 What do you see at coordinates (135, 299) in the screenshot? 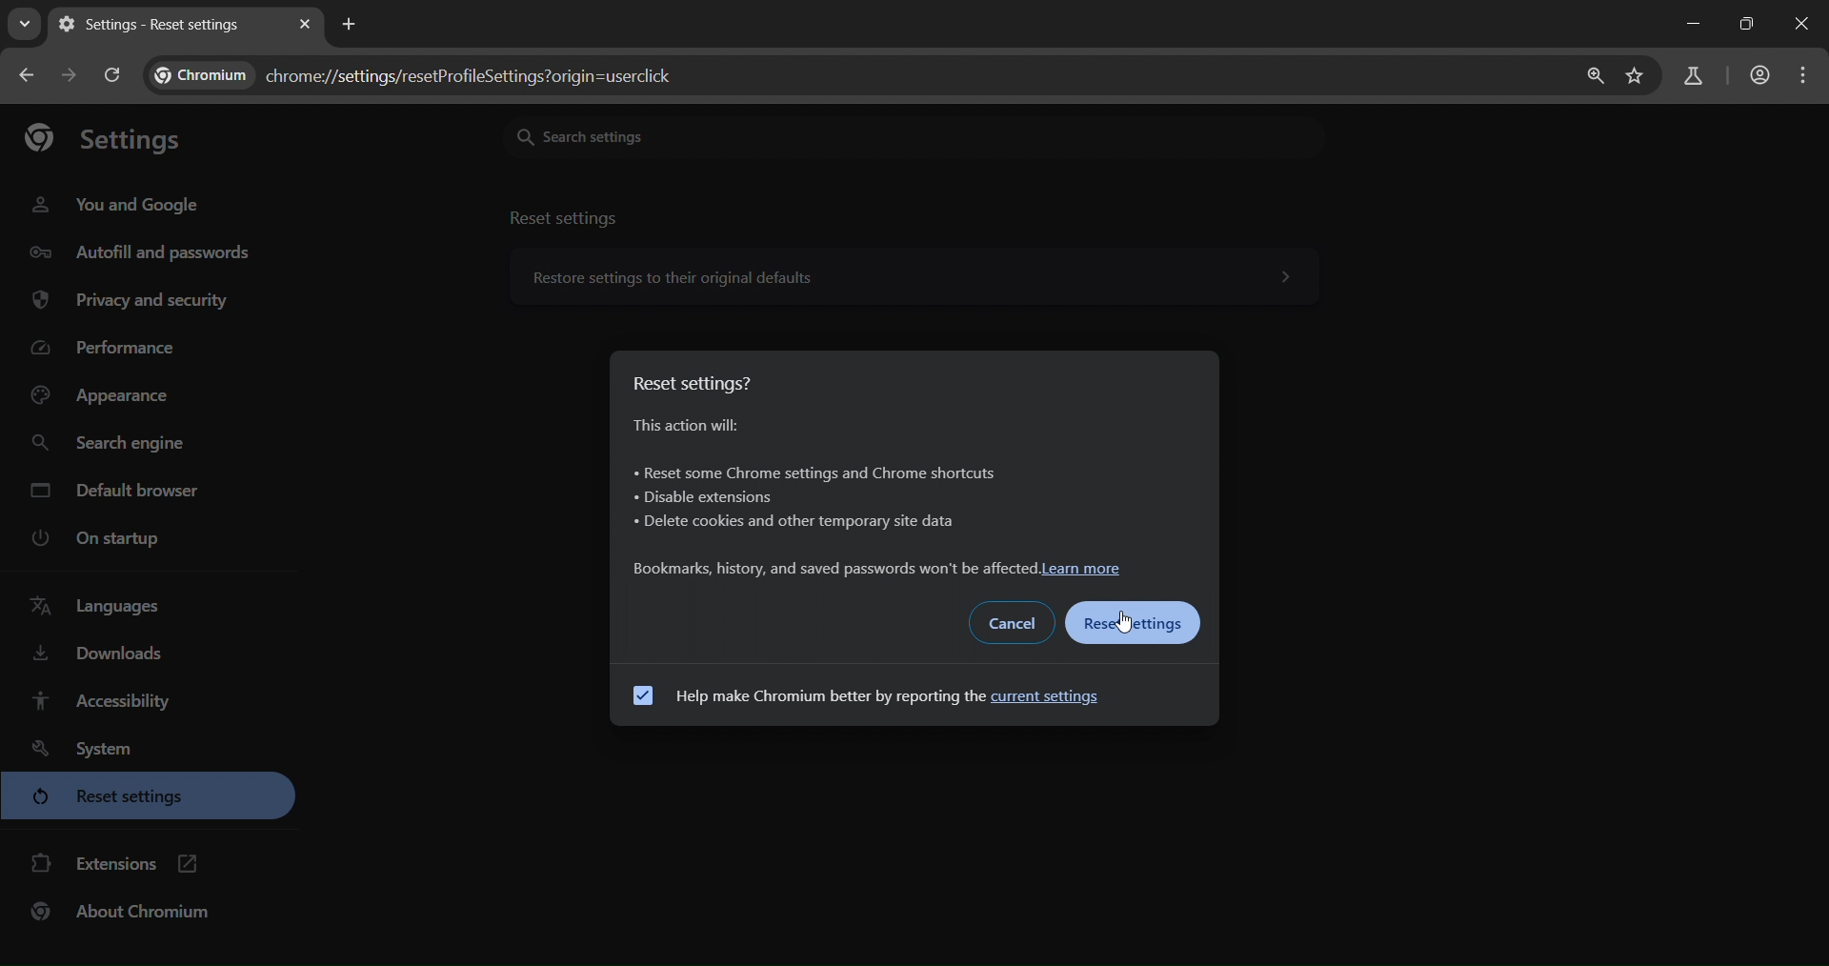
I see `privacy and security` at bounding box center [135, 299].